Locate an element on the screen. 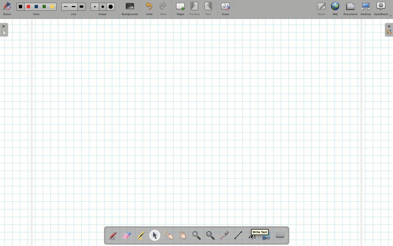 The image size is (393, 246). Highlighter is located at coordinates (140, 236).